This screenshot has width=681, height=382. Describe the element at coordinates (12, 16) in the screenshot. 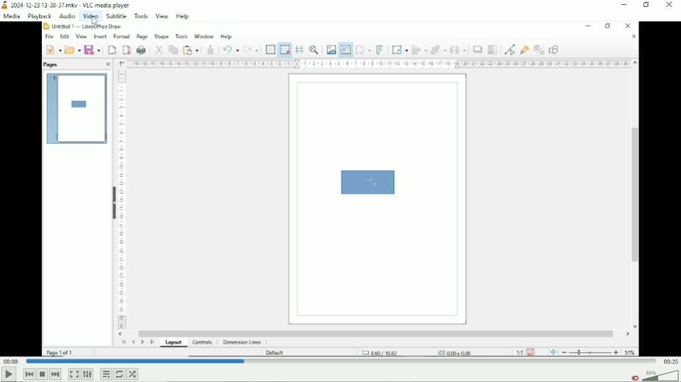

I see `Media` at that location.